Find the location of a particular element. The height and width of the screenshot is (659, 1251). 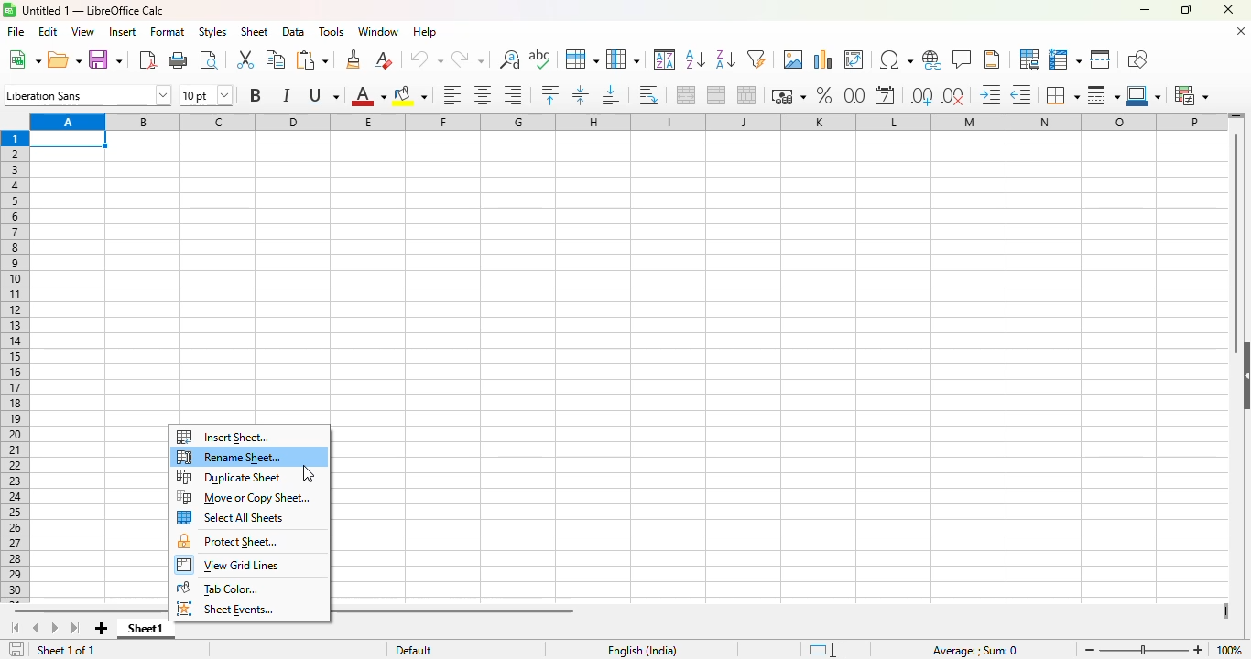

sheet is located at coordinates (254, 31).